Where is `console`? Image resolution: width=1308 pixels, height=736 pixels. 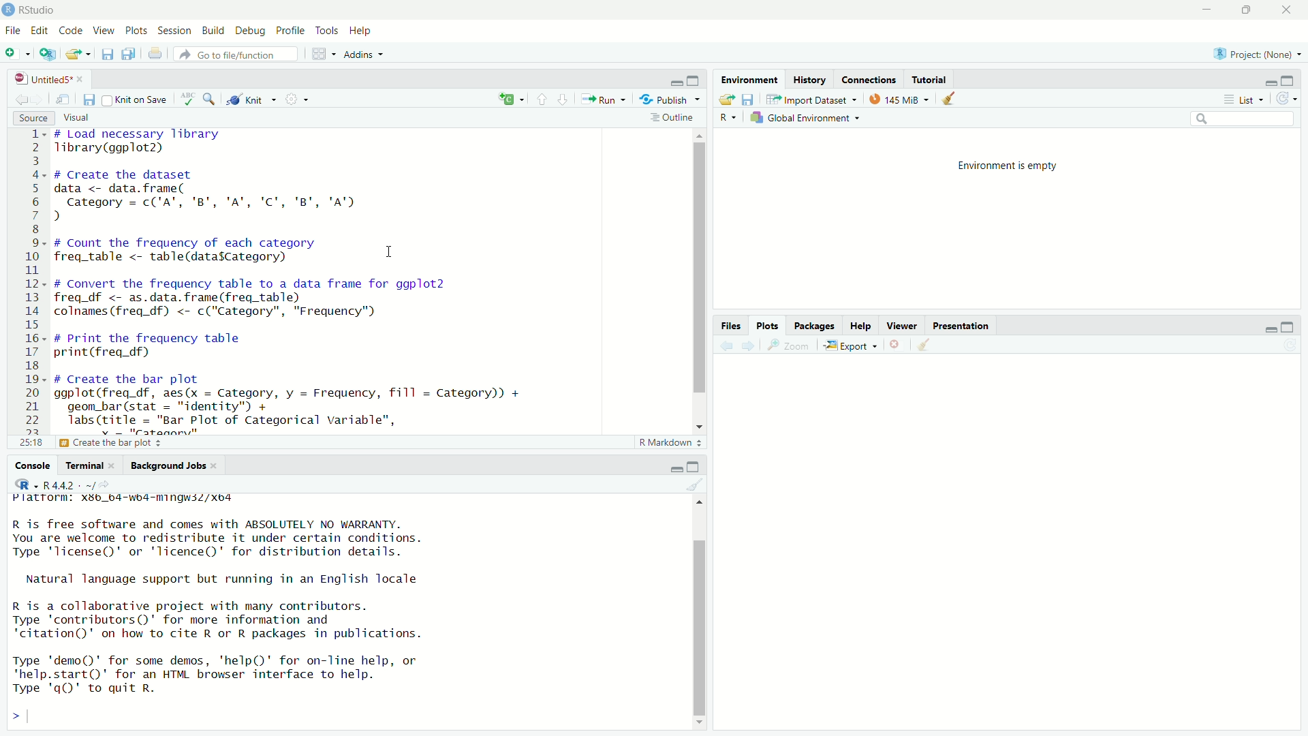
console is located at coordinates (27, 466).